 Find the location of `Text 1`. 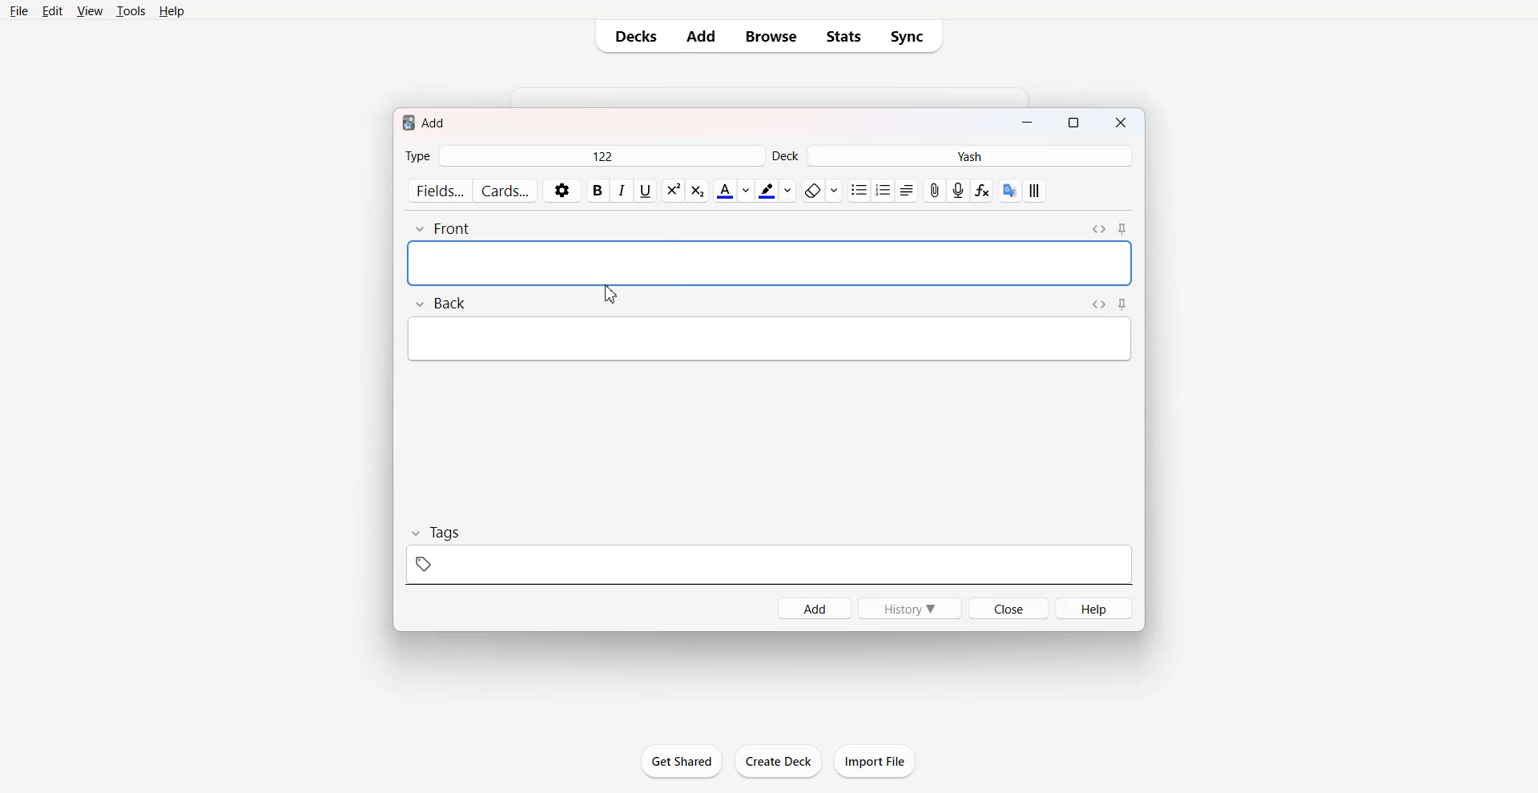

Text 1 is located at coordinates (426, 121).